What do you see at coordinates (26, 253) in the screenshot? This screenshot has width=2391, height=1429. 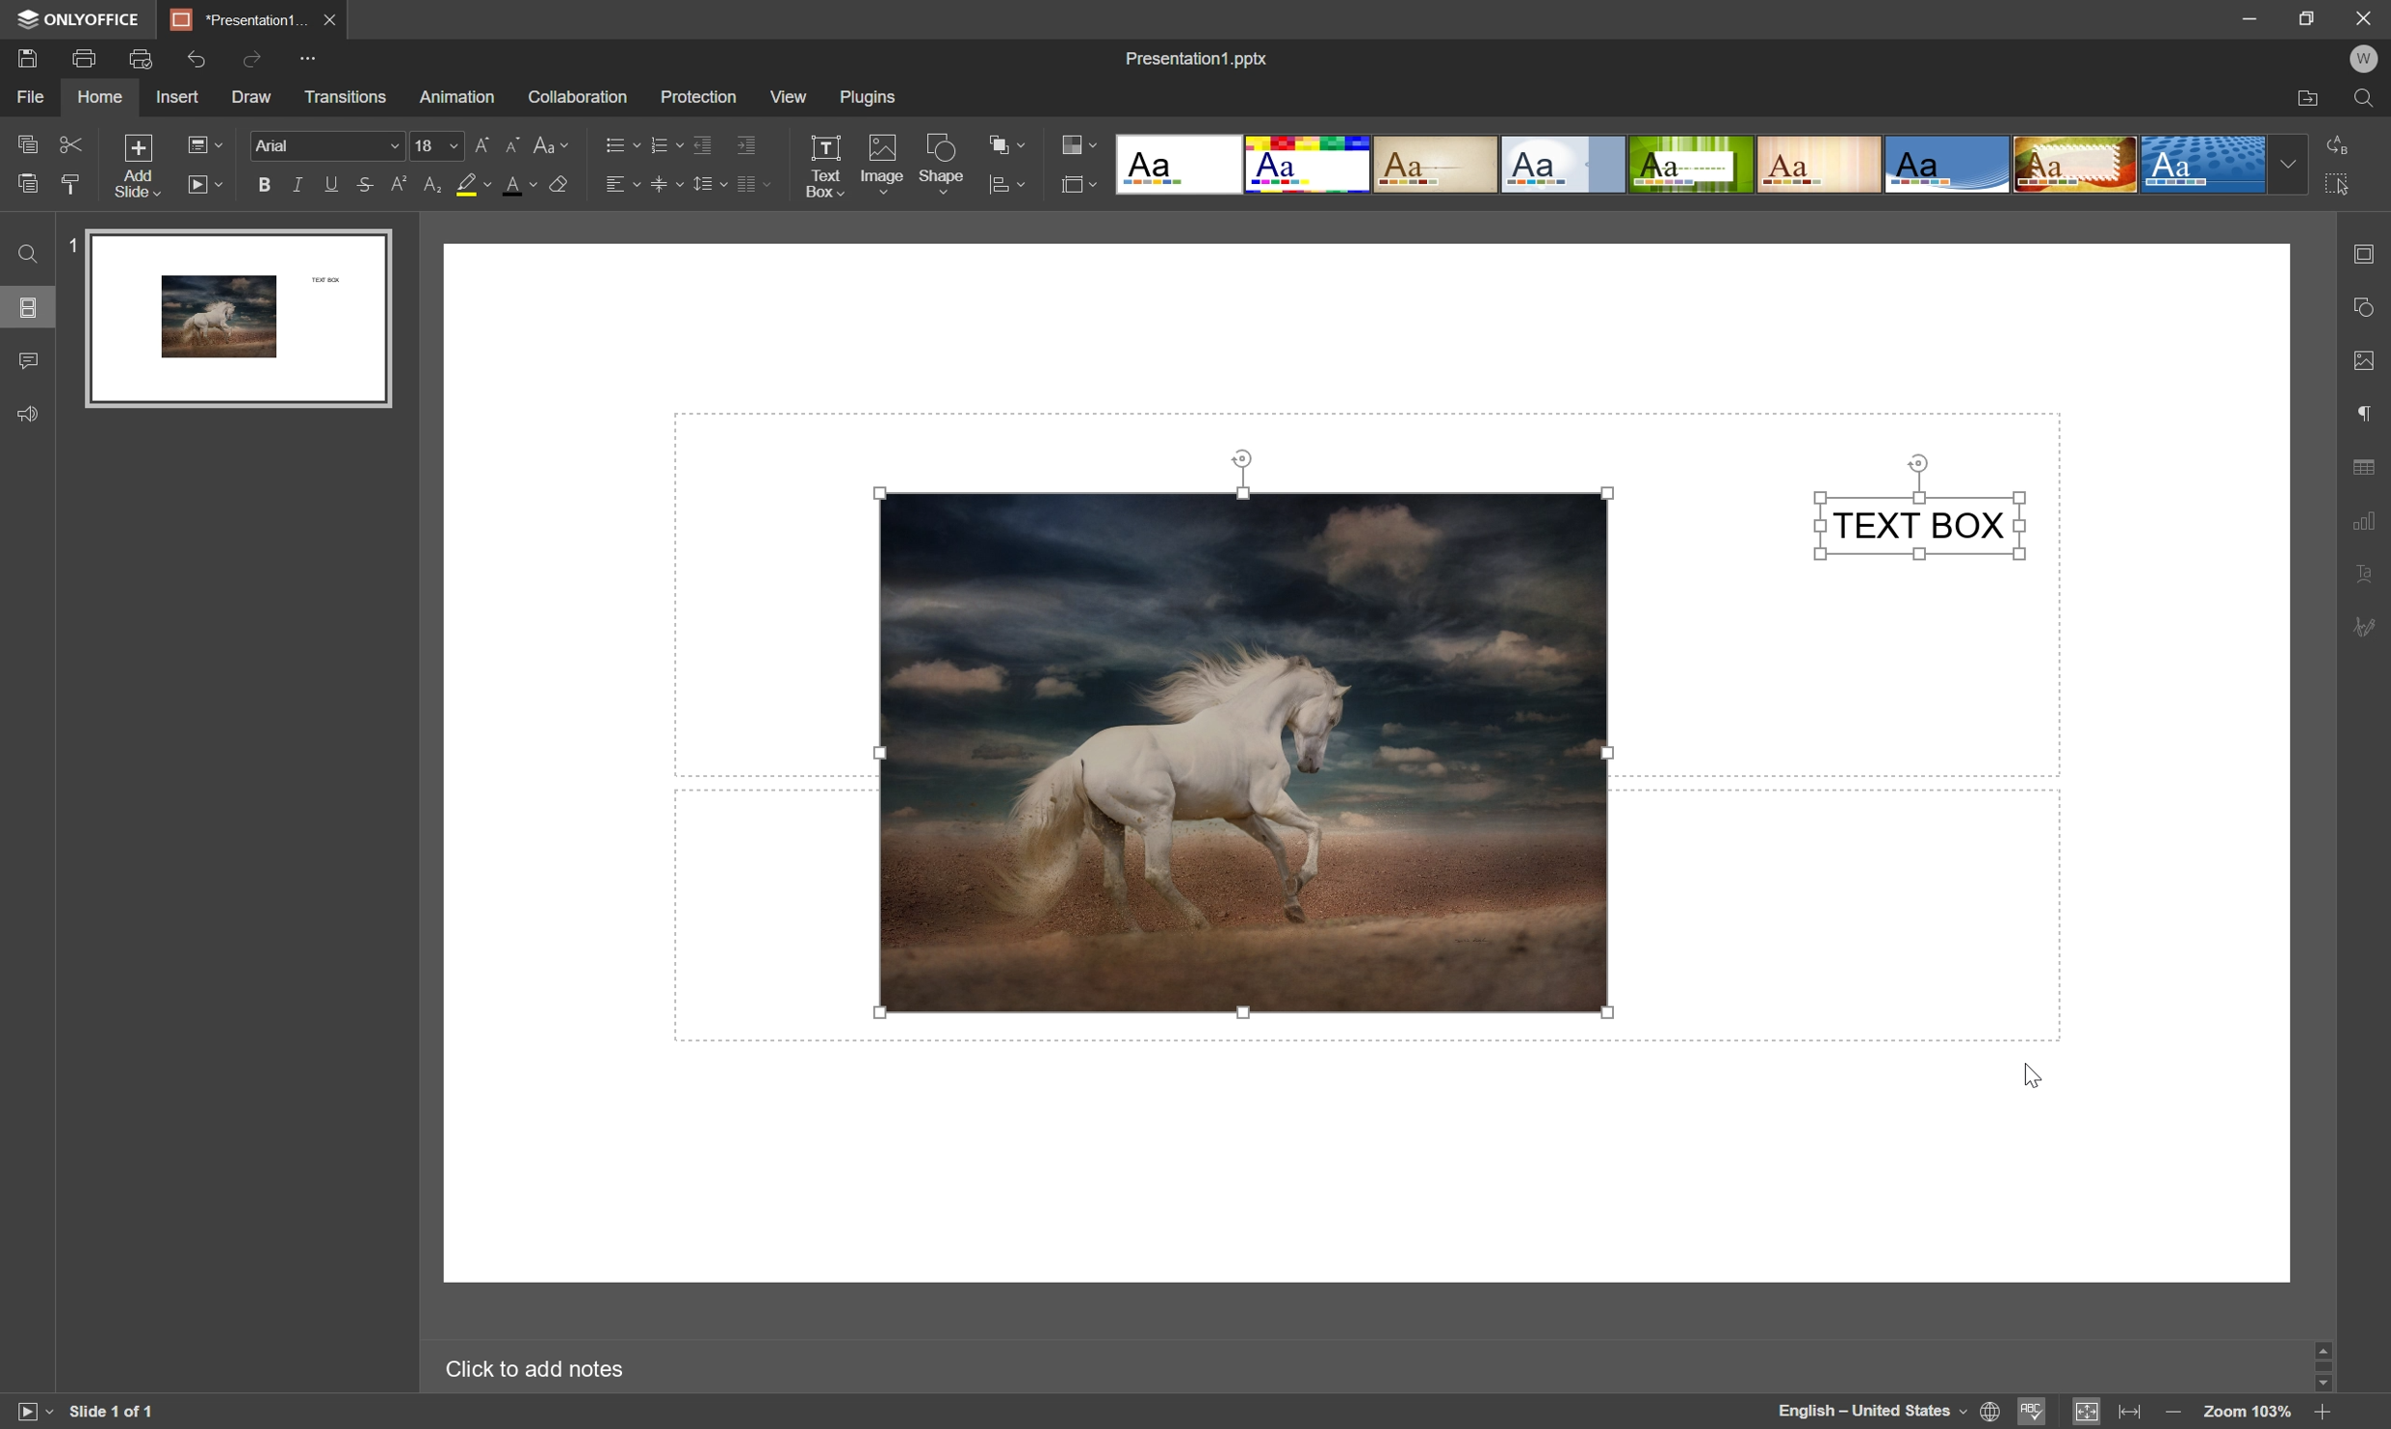 I see `find` at bounding box center [26, 253].